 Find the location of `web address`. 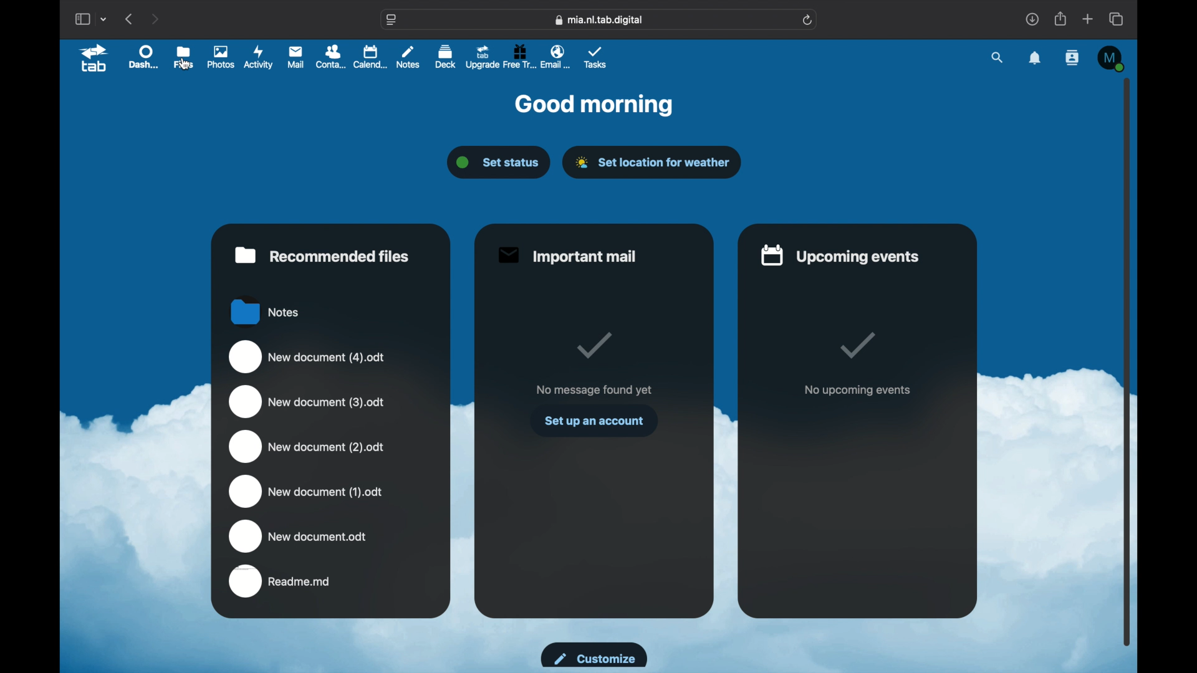

web address is located at coordinates (392, 21).